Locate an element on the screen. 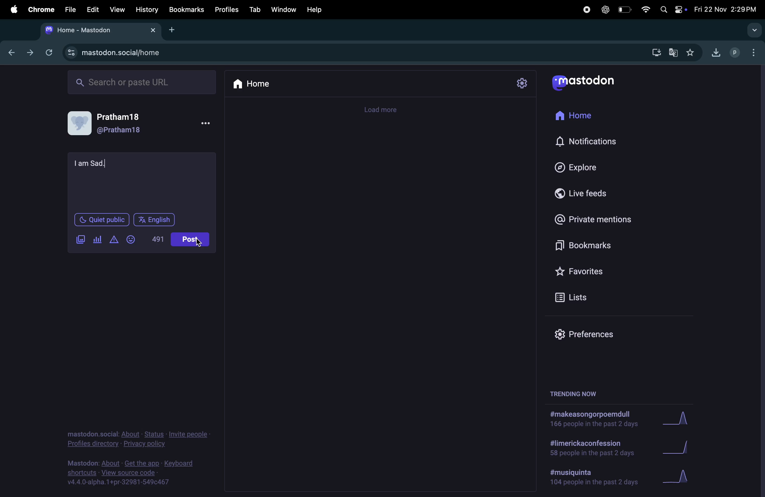 Image resolution: width=765 pixels, height=497 pixels. hashtags is located at coordinates (594, 449).